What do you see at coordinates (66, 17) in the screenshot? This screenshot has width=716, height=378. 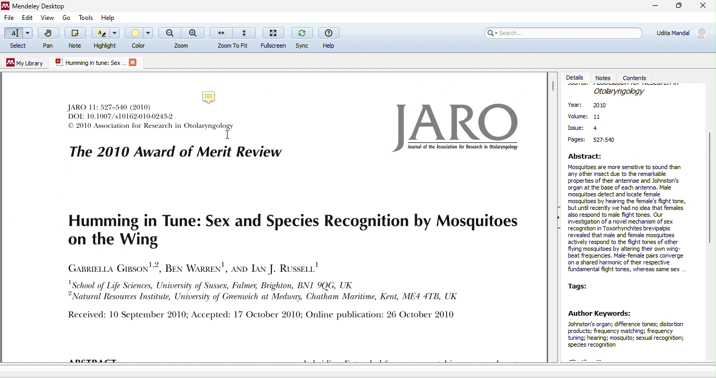 I see `go` at bounding box center [66, 17].